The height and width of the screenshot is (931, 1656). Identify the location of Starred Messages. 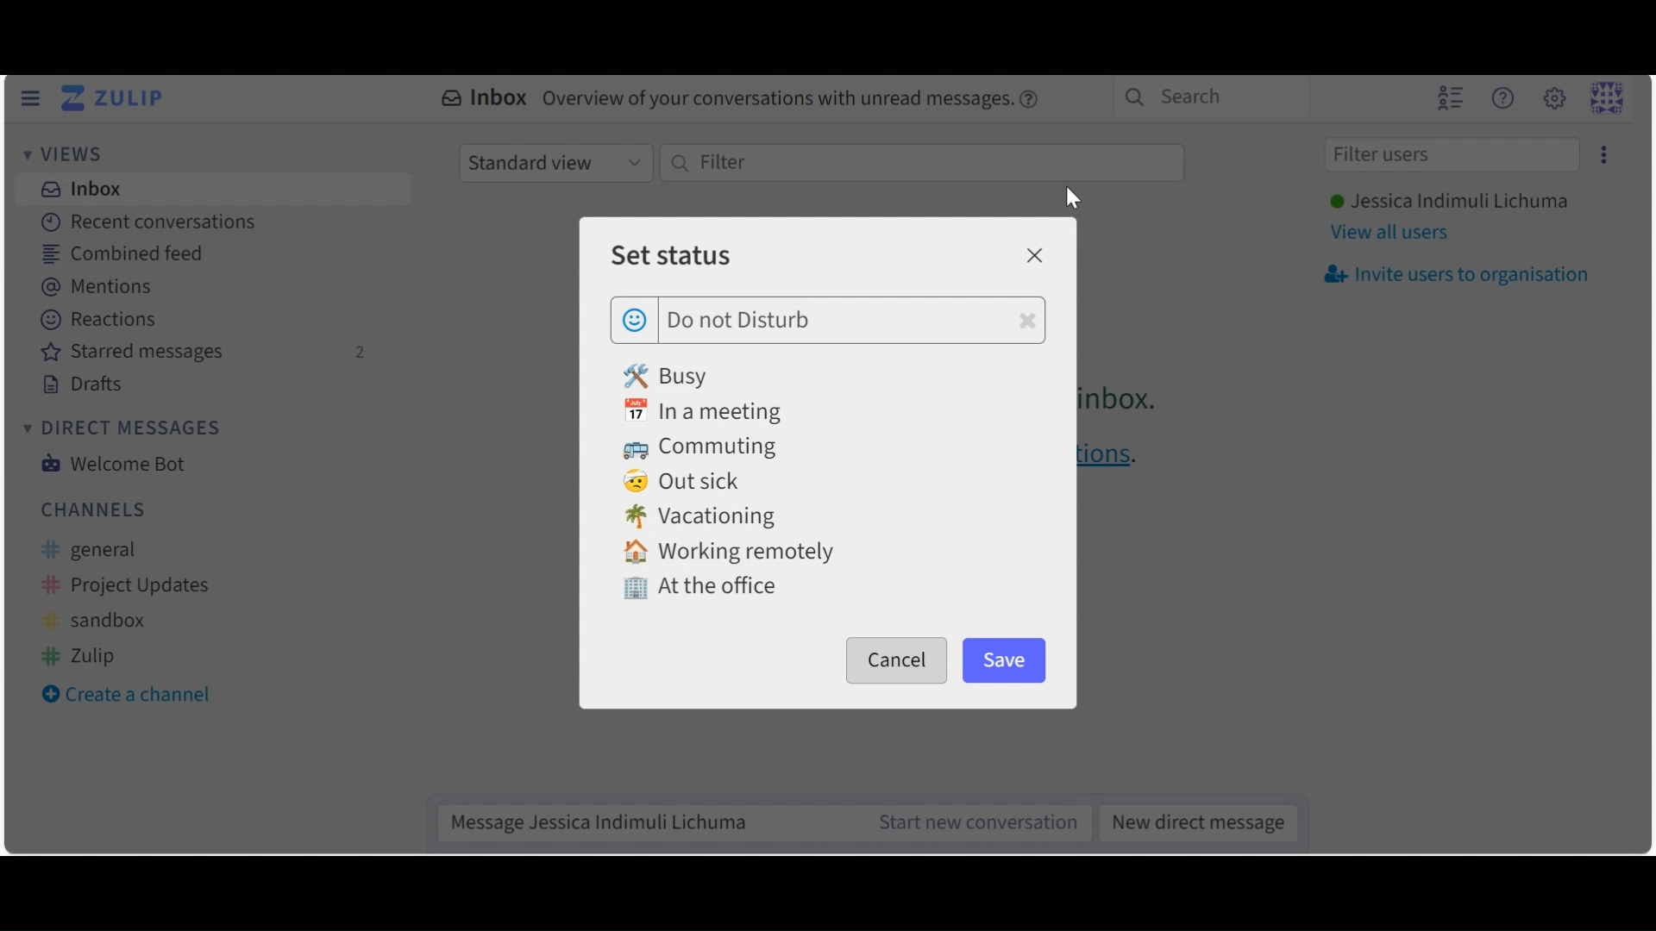
(204, 353).